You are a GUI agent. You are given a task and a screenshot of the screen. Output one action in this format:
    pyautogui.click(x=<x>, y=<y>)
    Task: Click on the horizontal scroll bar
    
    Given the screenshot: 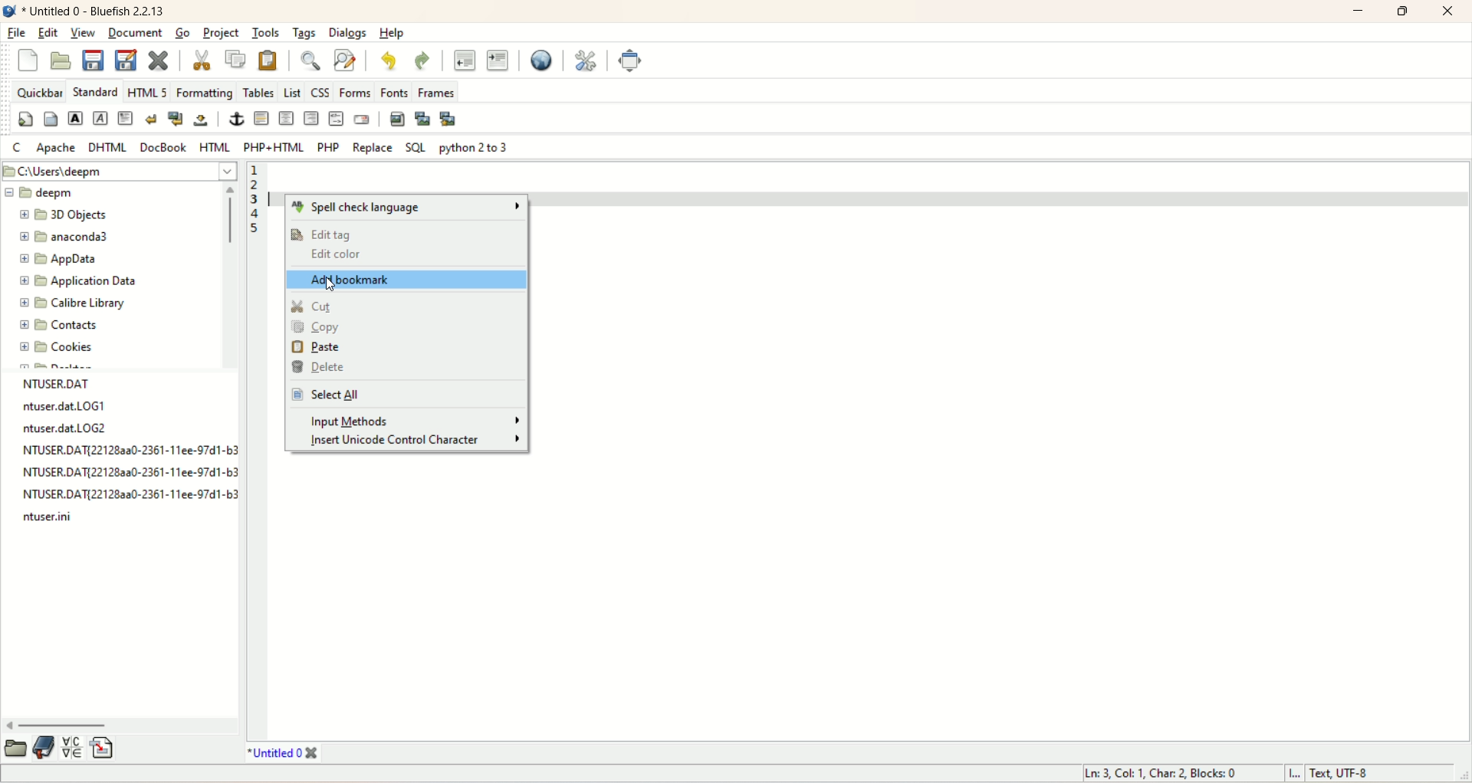 What is the action you would take?
    pyautogui.click(x=123, y=726)
    